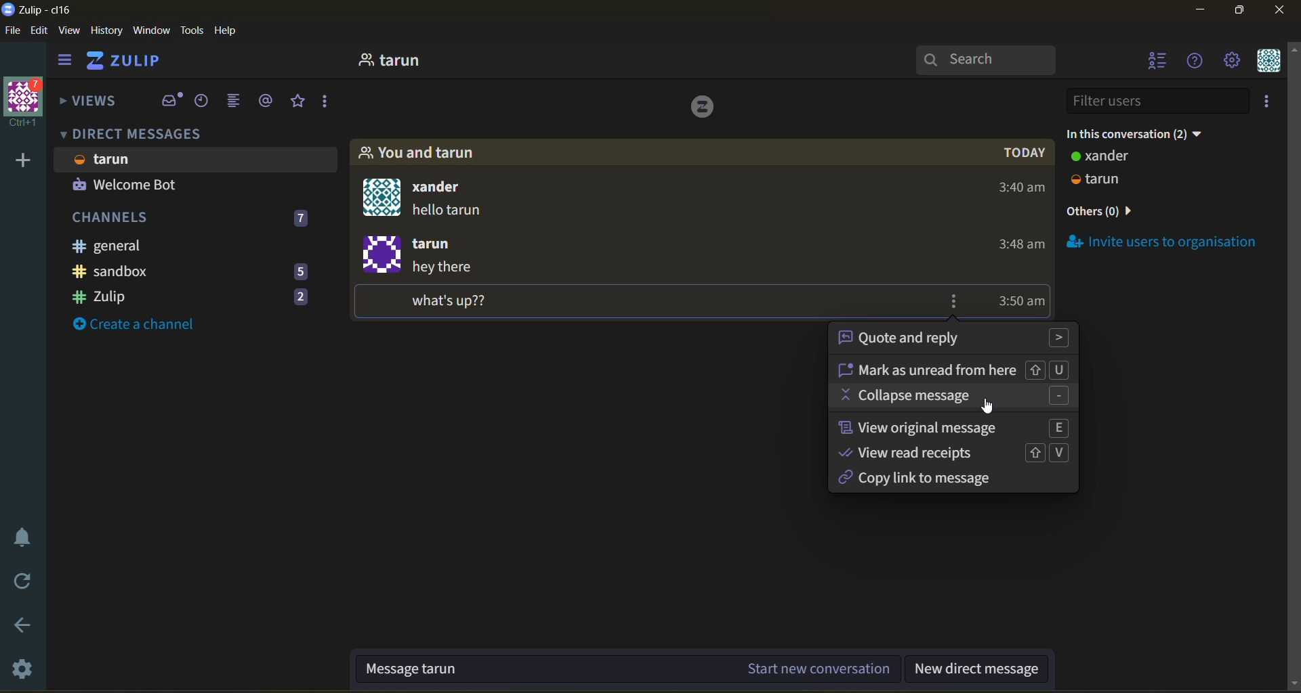  Describe the element at coordinates (1154, 101) in the screenshot. I see `filter users` at that location.